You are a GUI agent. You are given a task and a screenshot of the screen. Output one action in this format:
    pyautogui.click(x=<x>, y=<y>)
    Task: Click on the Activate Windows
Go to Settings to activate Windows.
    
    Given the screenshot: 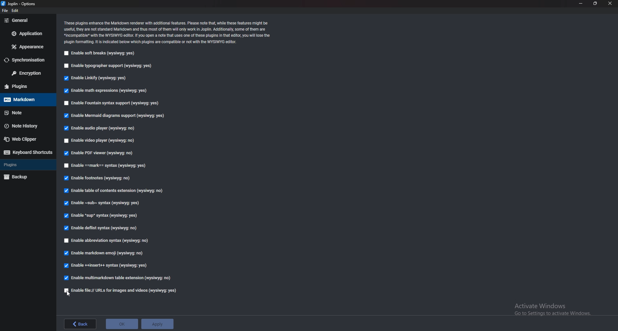 What is the action you would take?
    pyautogui.click(x=549, y=308)
    